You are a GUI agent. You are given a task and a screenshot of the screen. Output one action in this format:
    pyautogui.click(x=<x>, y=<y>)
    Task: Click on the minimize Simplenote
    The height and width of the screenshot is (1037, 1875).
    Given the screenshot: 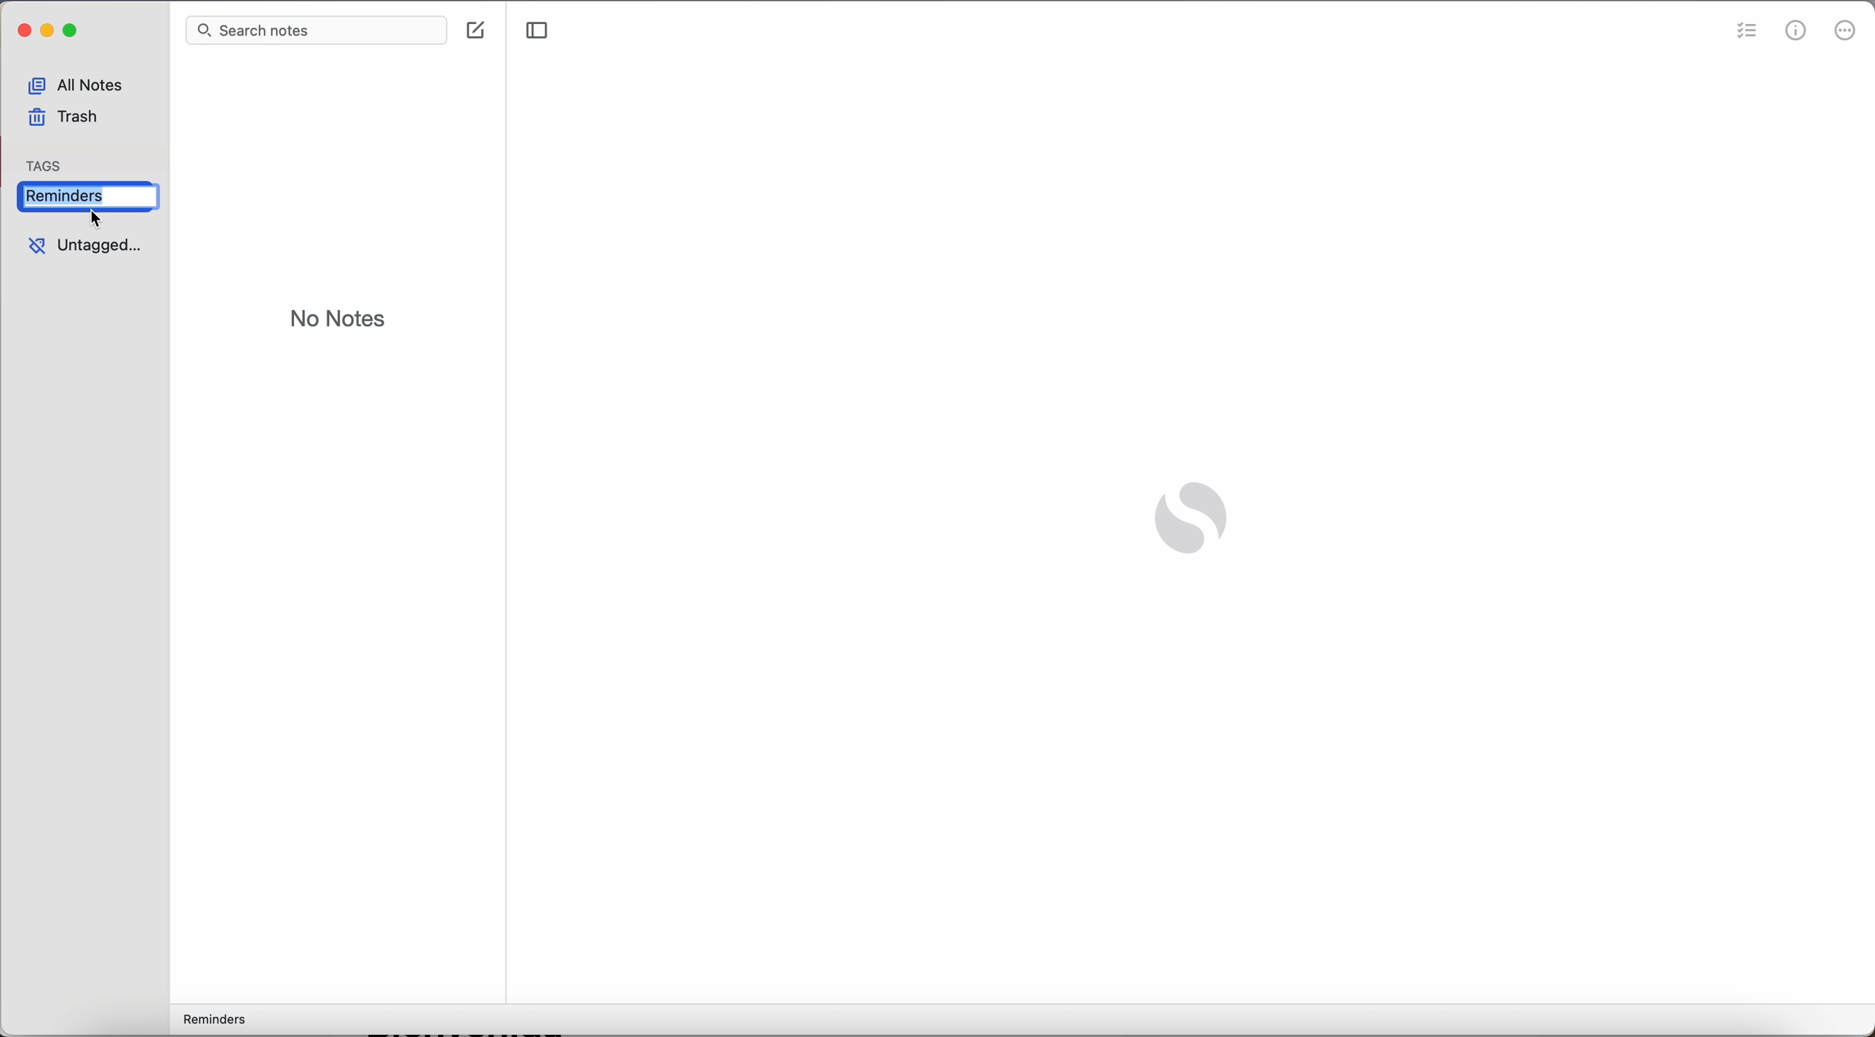 What is the action you would take?
    pyautogui.click(x=48, y=33)
    